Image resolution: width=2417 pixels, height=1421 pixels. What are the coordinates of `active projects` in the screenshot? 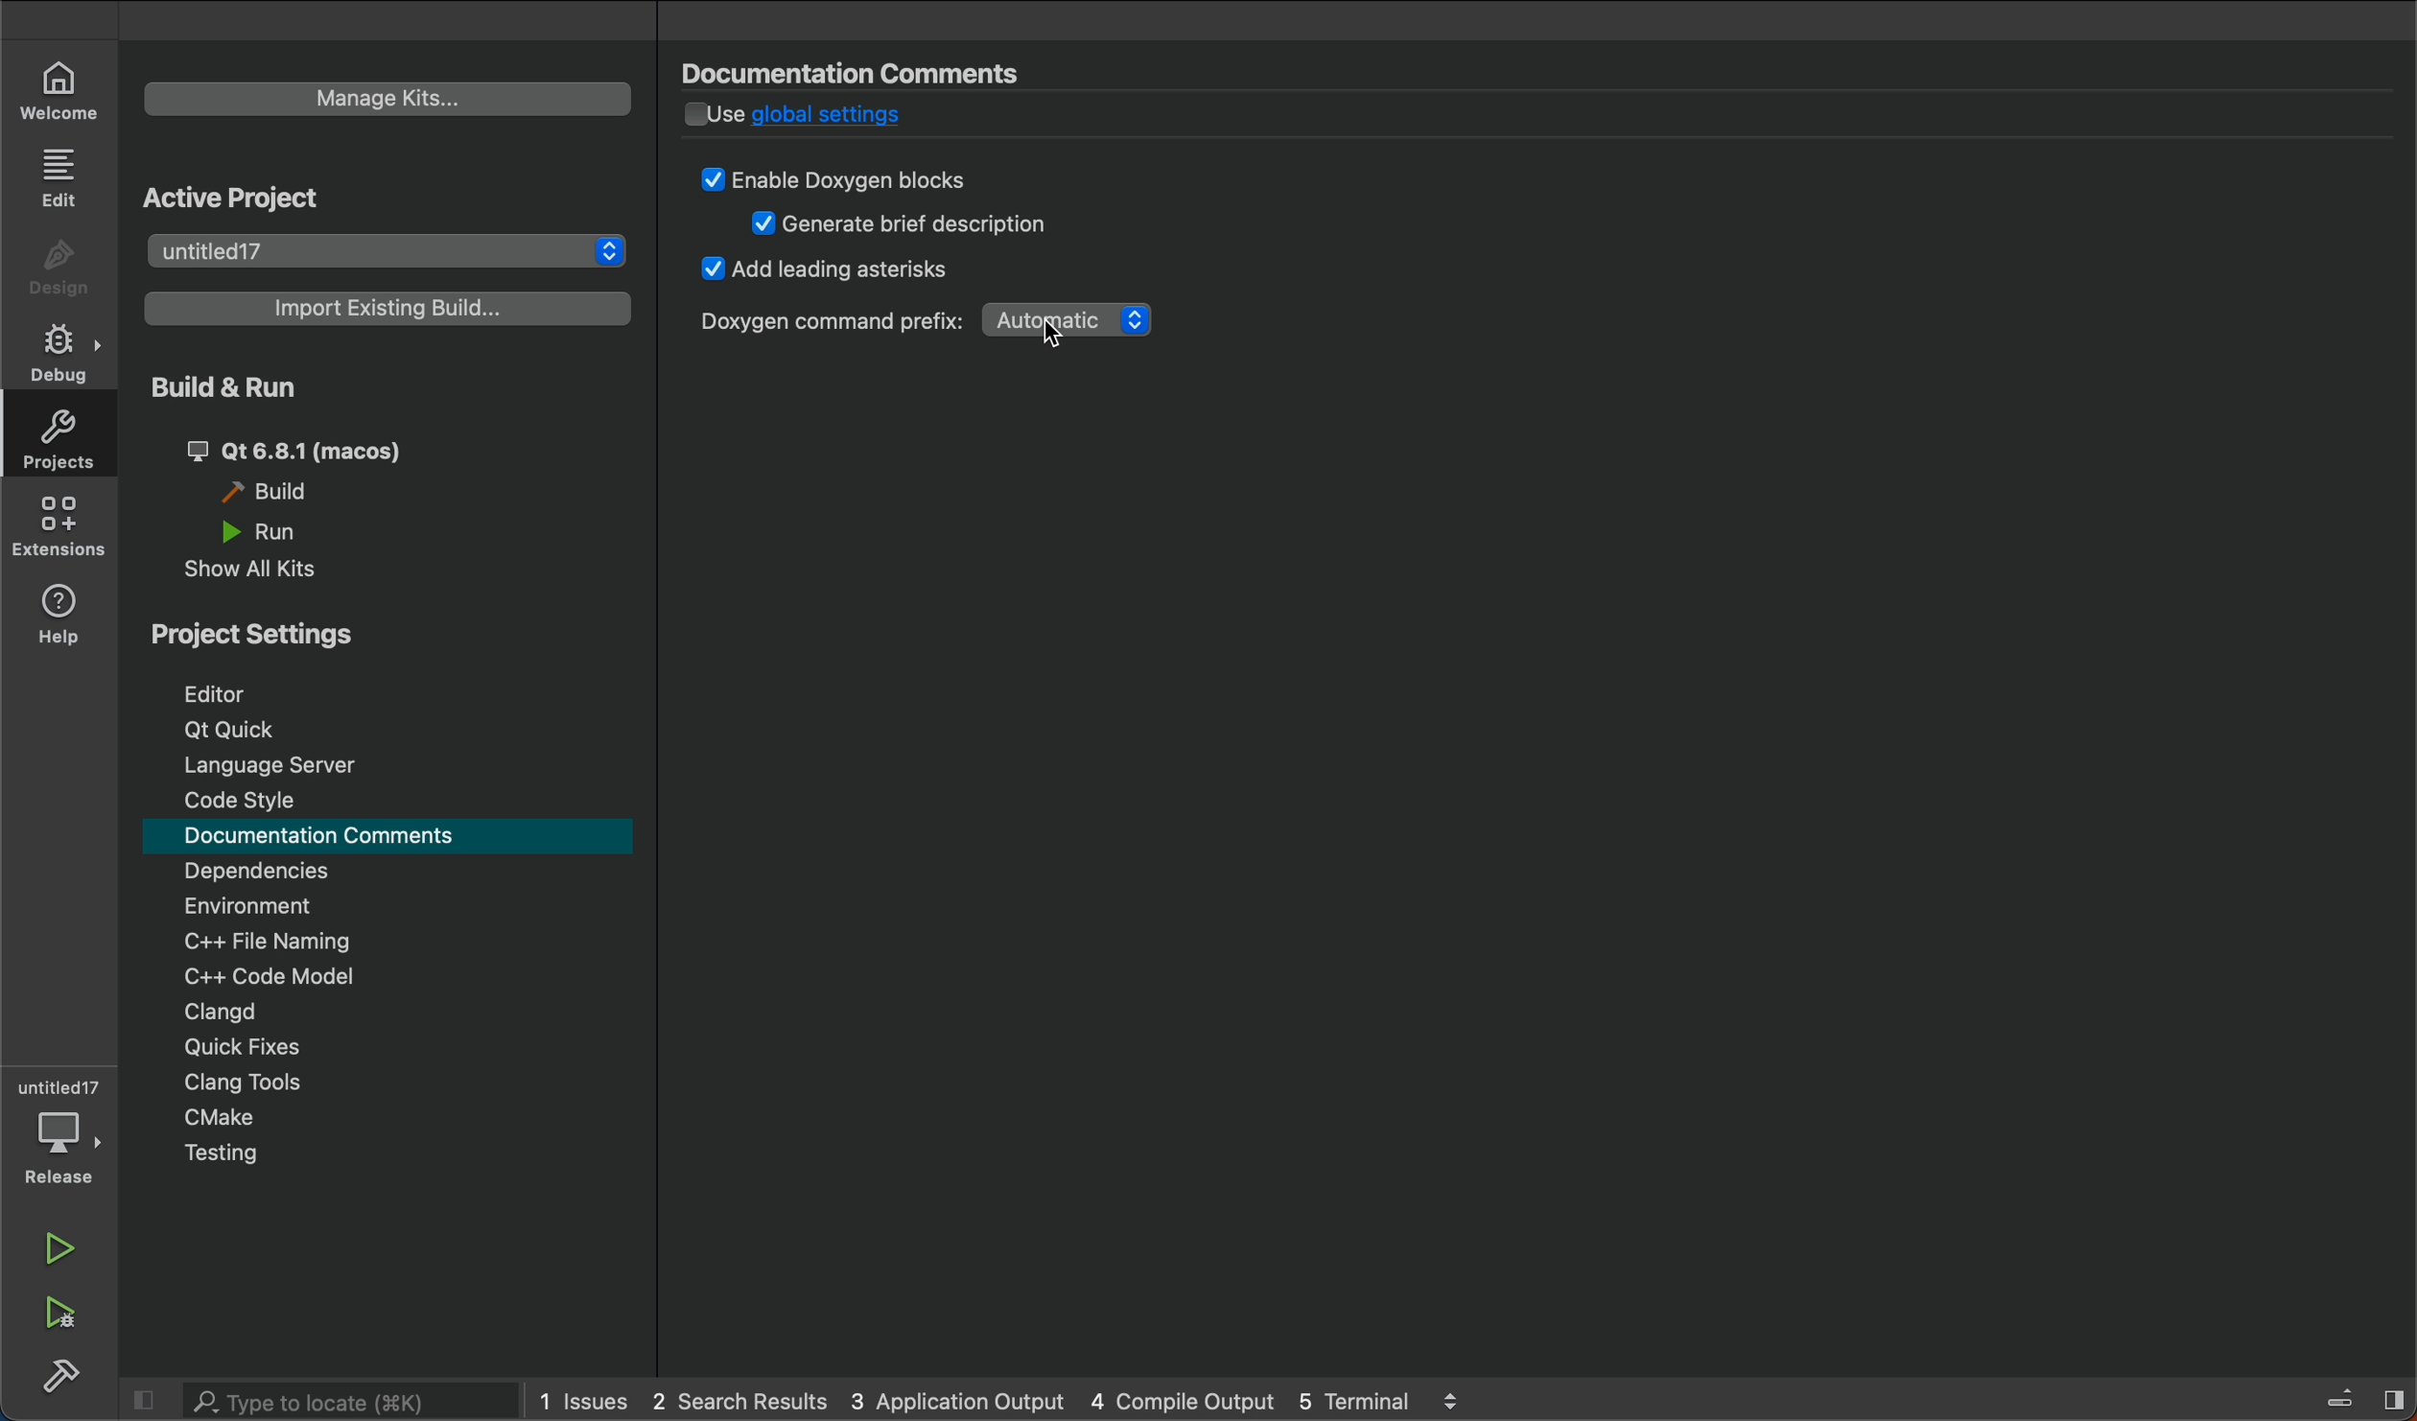 It's located at (254, 194).